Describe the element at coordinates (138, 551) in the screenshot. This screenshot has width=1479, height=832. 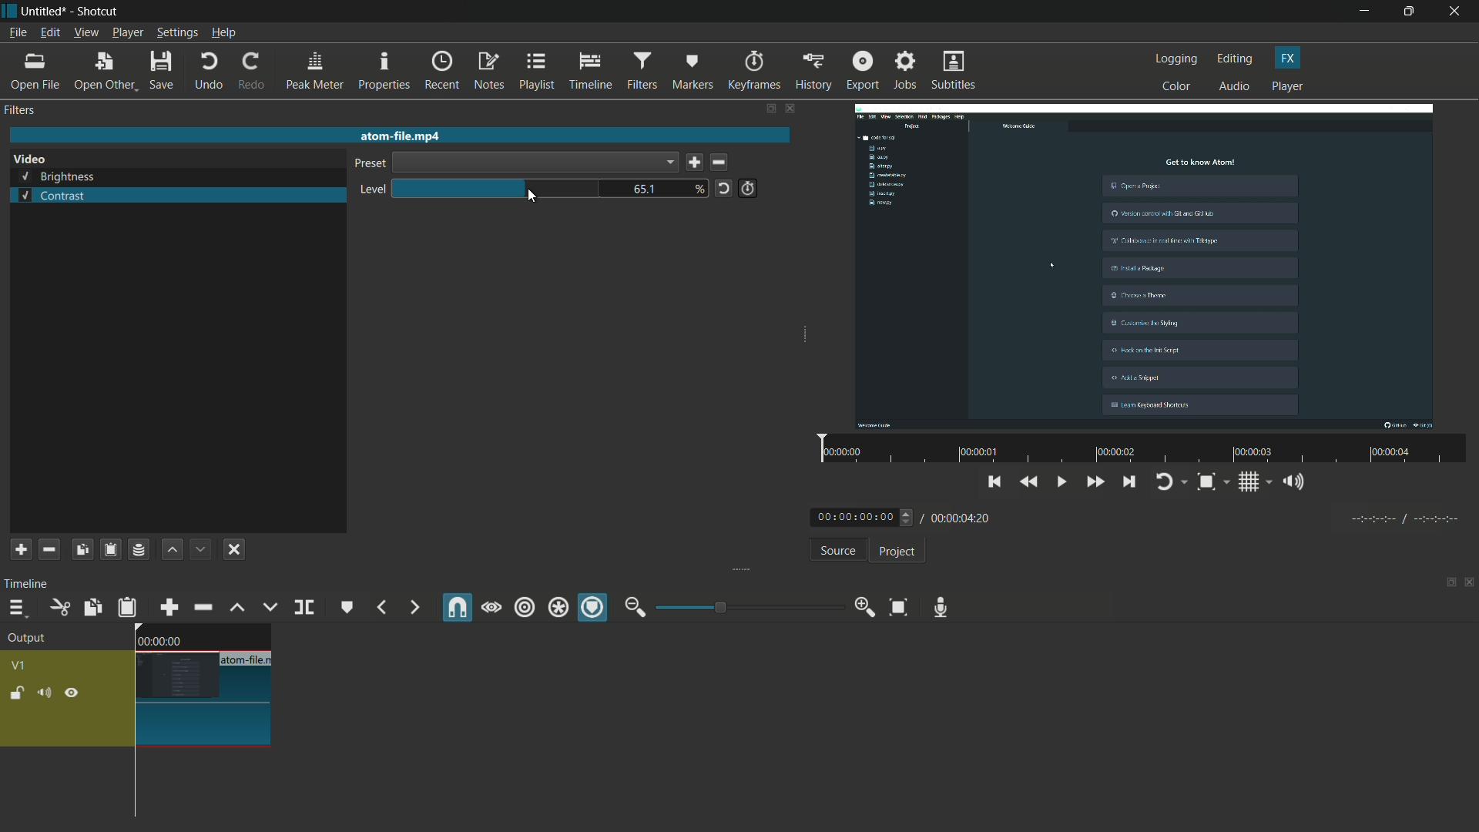
I see `save a filter set` at that location.